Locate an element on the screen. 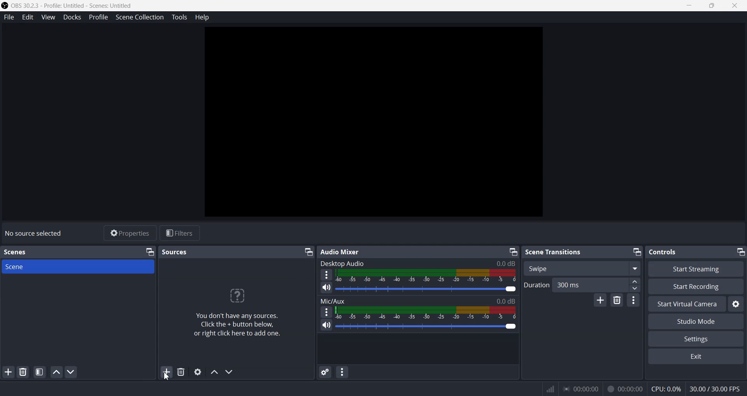 This screenshot has height=396, width=747. More is located at coordinates (327, 312).